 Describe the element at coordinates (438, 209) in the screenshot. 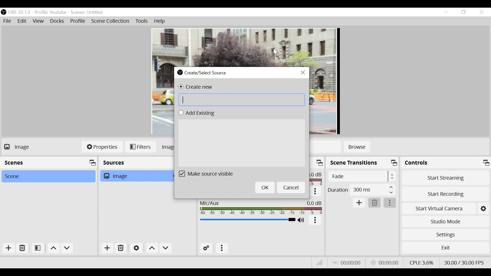

I see `Start Virtual Camera` at that location.